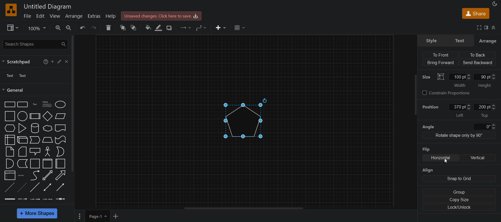 This screenshot has width=501, height=222. Describe the element at coordinates (11, 10) in the screenshot. I see `Software logo` at that location.